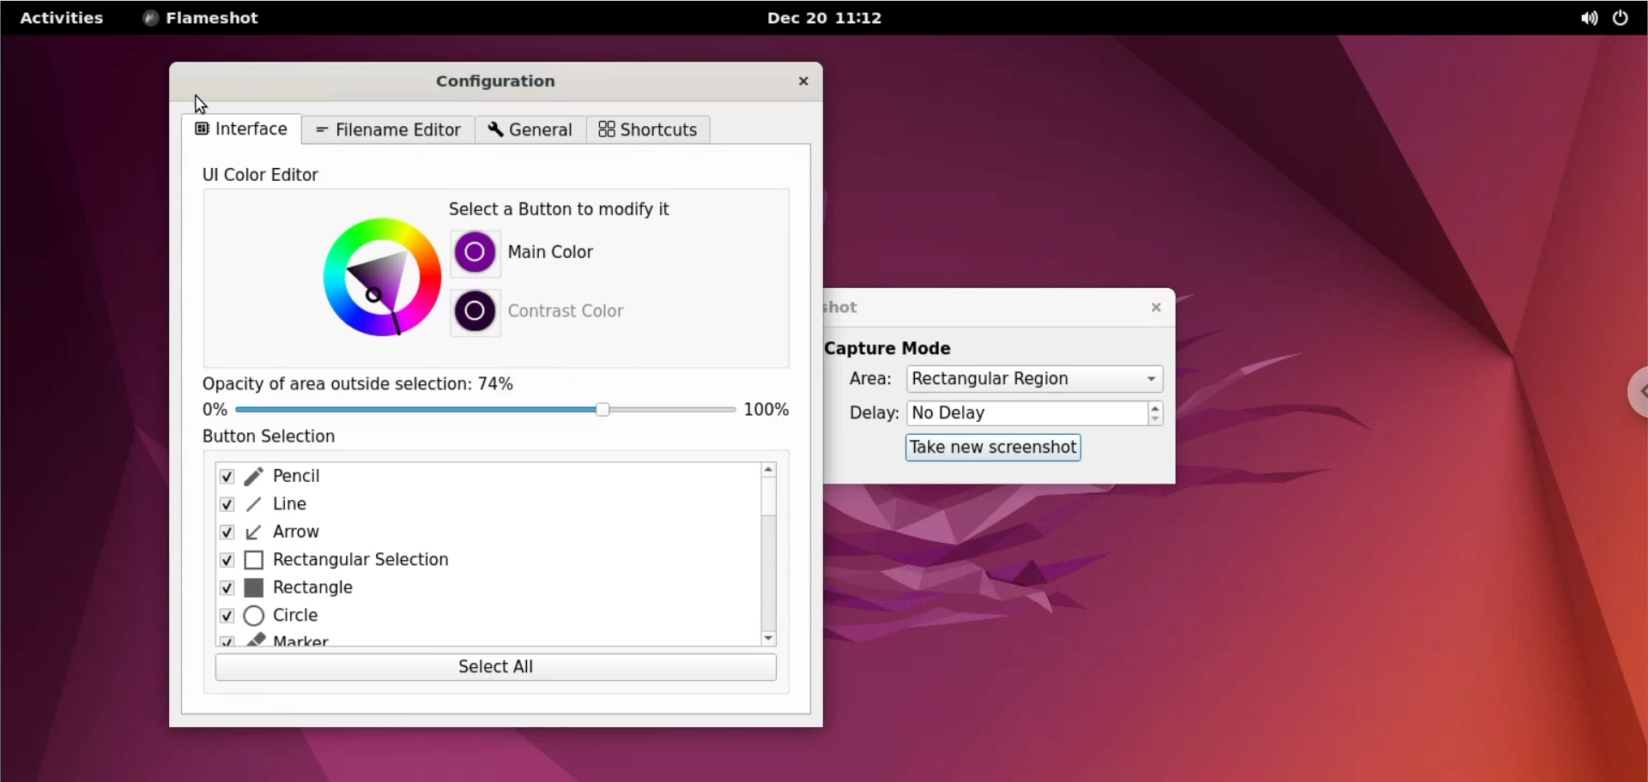 This screenshot has width=1648, height=782. I want to click on color chart, so click(370, 274).